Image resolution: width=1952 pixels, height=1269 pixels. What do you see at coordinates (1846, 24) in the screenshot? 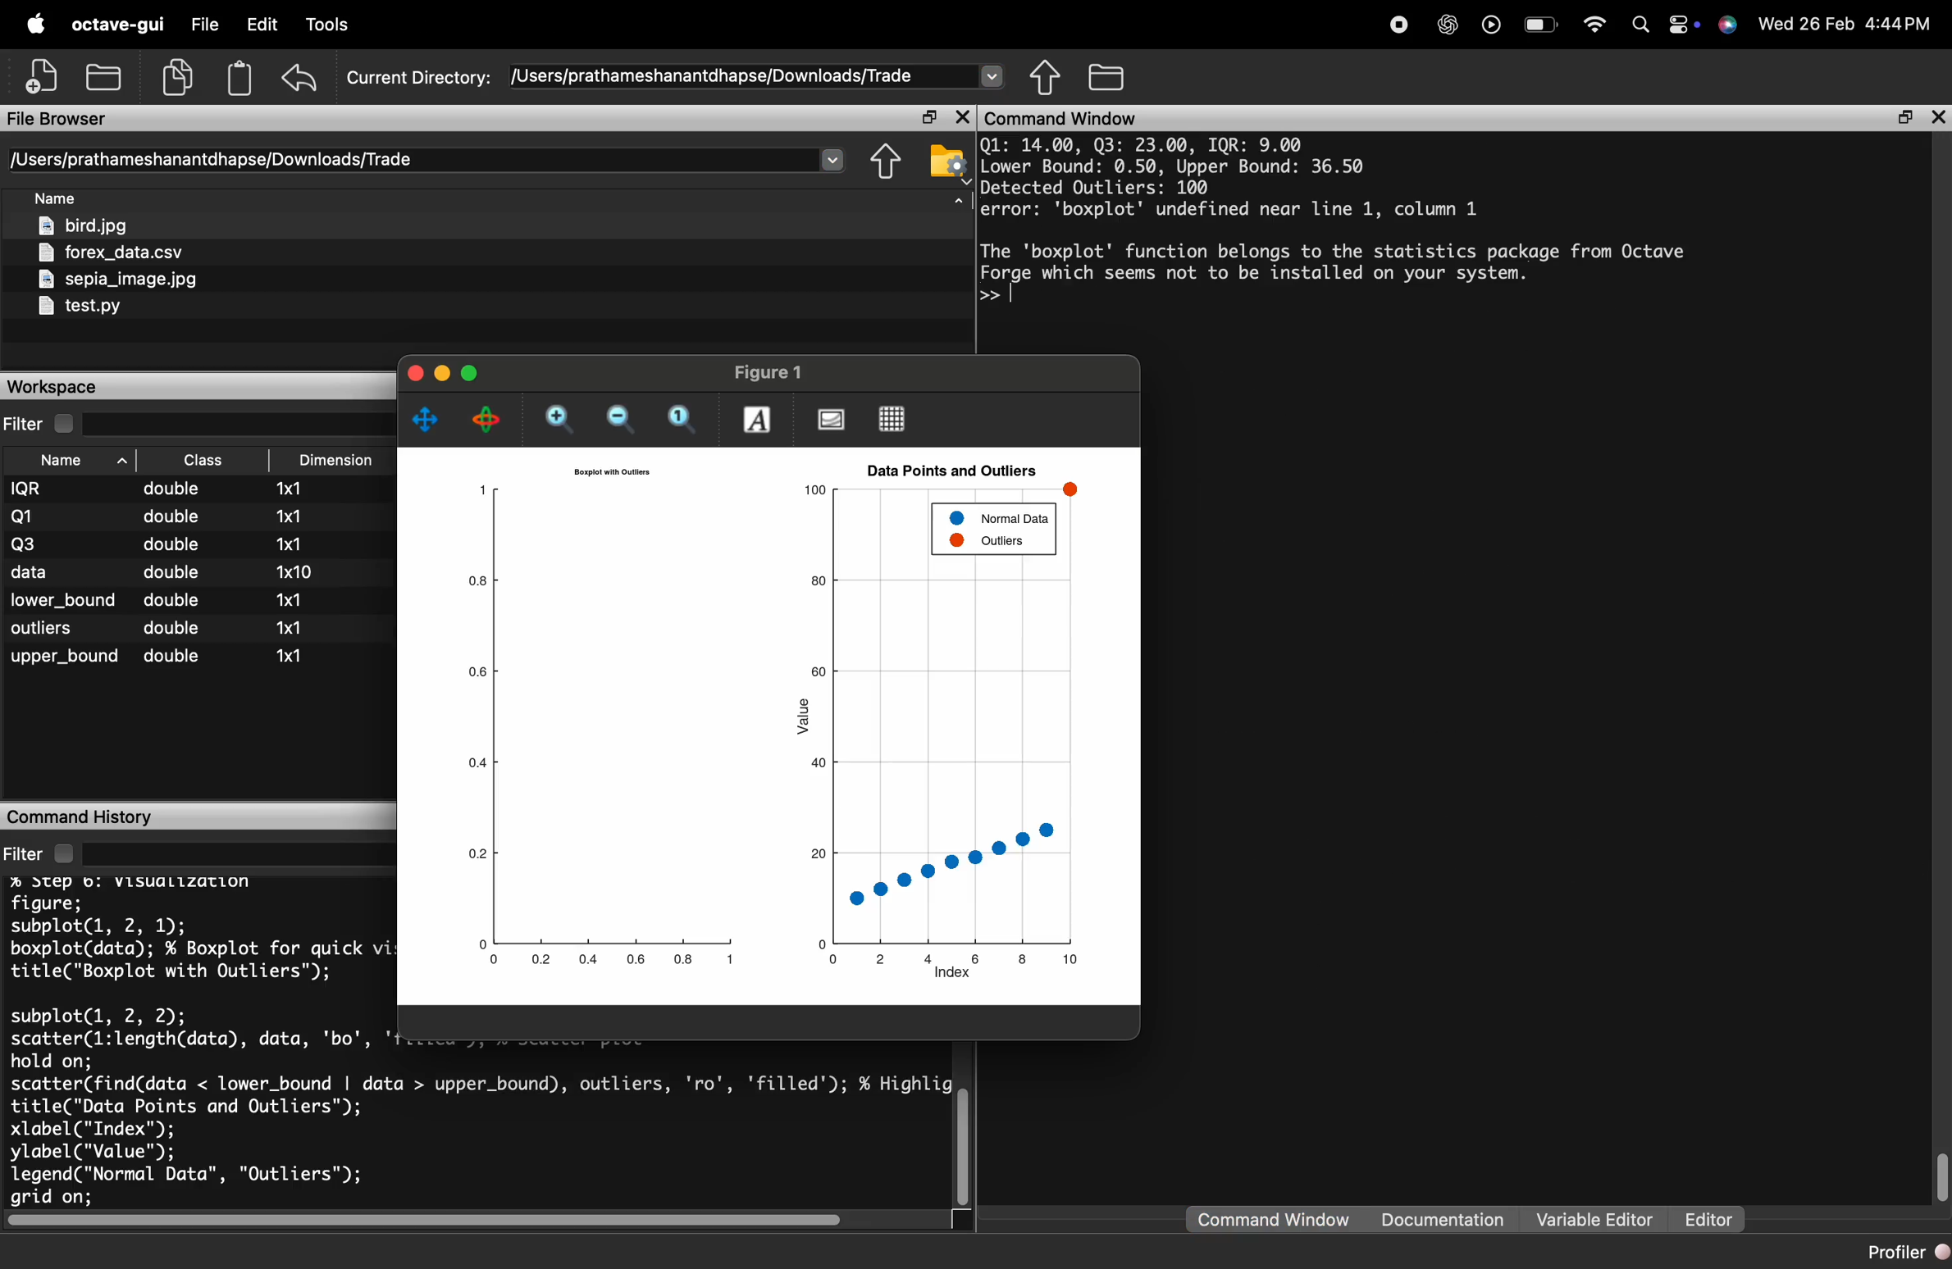
I see `Wed 26 Feb 4:44PM` at bounding box center [1846, 24].